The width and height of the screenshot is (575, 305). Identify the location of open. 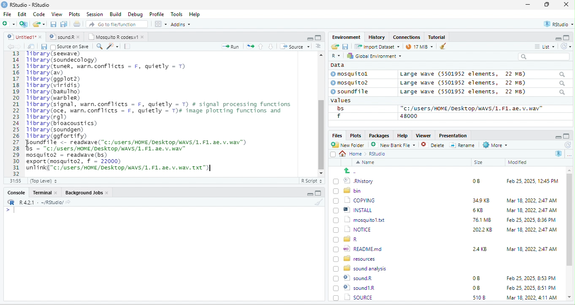
(31, 46).